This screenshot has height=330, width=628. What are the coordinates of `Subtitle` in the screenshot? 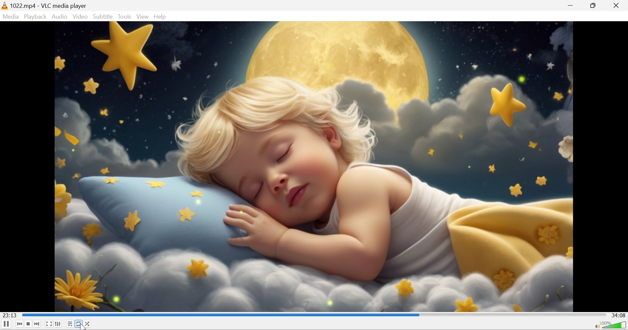 It's located at (102, 17).